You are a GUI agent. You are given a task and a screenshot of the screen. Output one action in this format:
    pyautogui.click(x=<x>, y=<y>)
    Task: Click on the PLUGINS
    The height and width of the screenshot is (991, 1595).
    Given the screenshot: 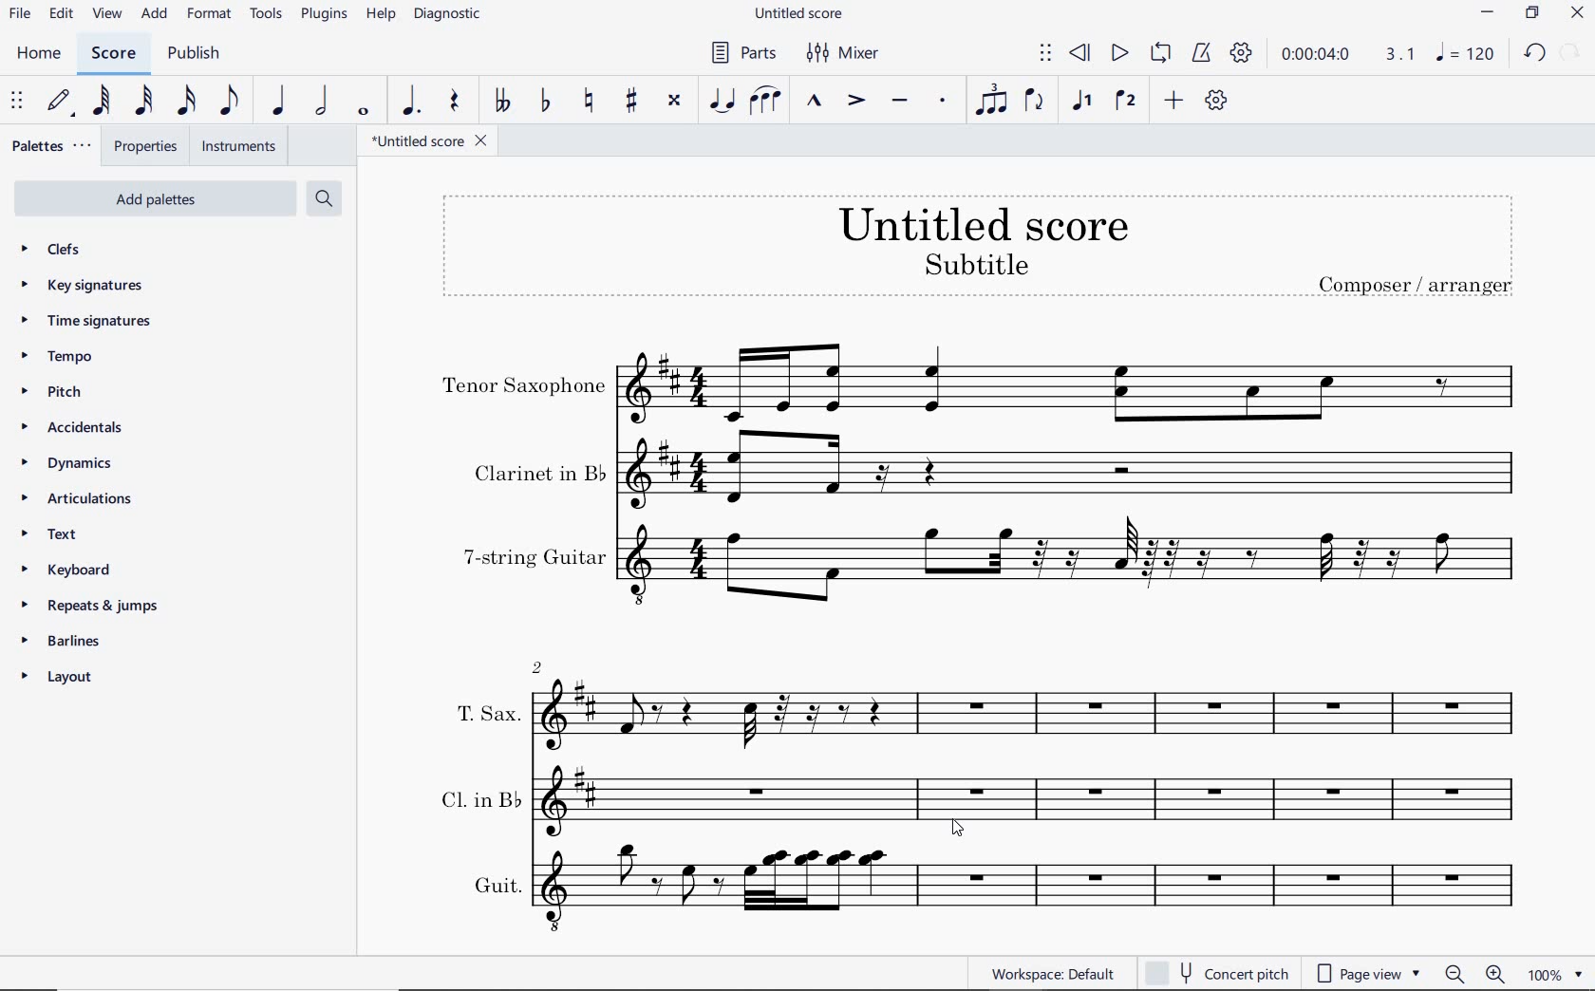 What is the action you would take?
    pyautogui.click(x=327, y=18)
    